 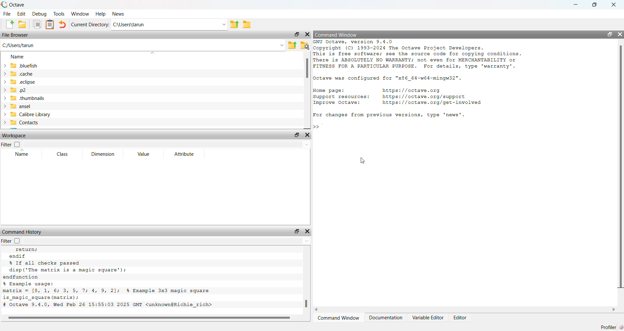 What do you see at coordinates (338, 318) in the screenshot?
I see `Command Window` at bounding box center [338, 318].